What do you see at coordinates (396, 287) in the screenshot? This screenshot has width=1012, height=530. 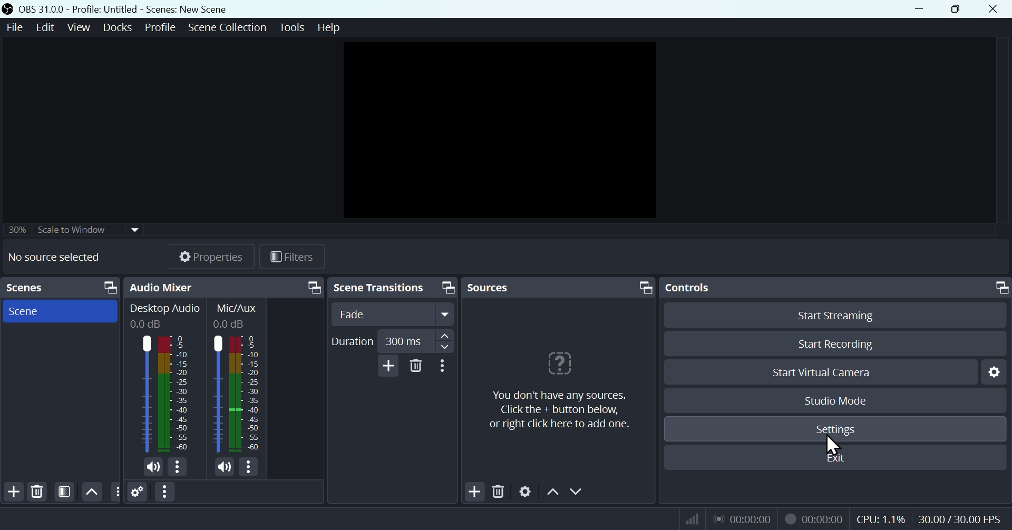 I see `Scene transition` at bounding box center [396, 287].